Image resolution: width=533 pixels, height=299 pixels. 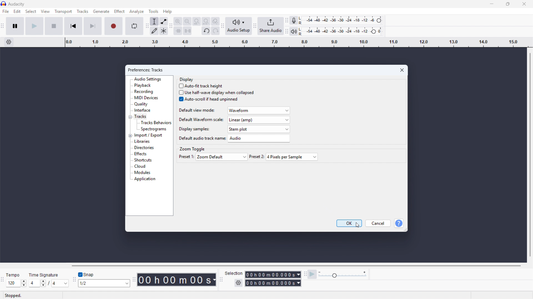 What do you see at coordinates (149, 135) in the screenshot?
I see `import/export` at bounding box center [149, 135].